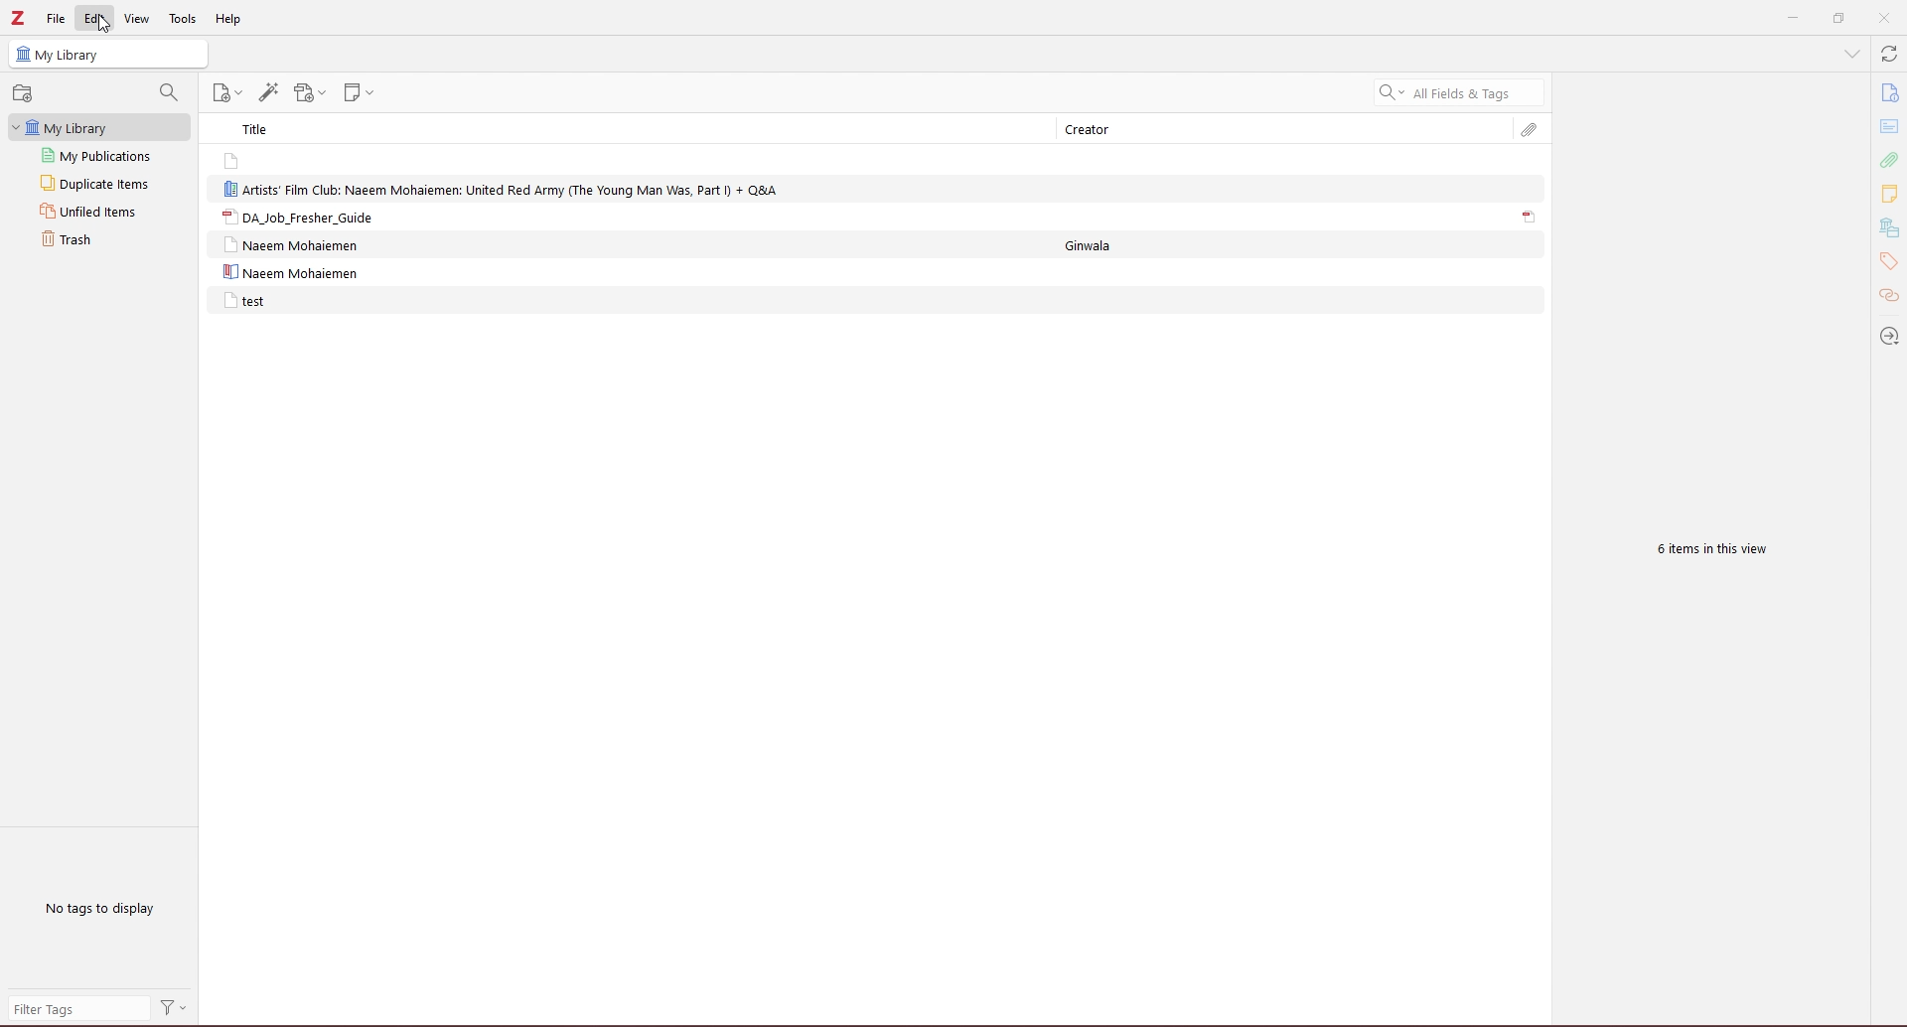 This screenshot has width=1907, height=1027. I want to click on Ginwala, so click(1101, 245).